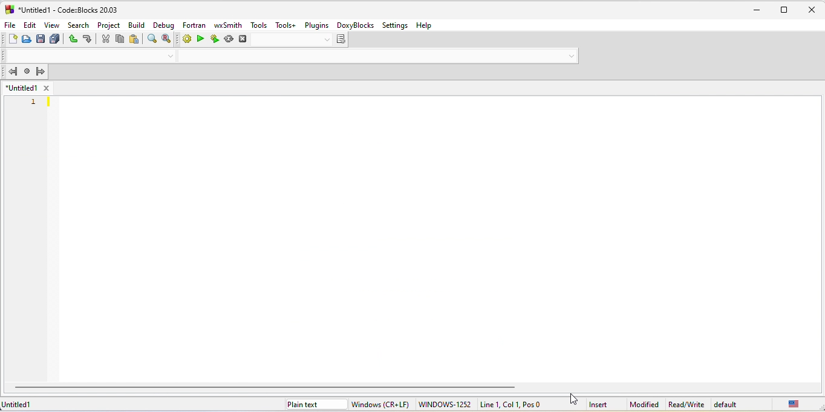 The width and height of the screenshot is (825, 412). Describe the element at coordinates (229, 39) in the screenshot. I see `rebuild` at that location.